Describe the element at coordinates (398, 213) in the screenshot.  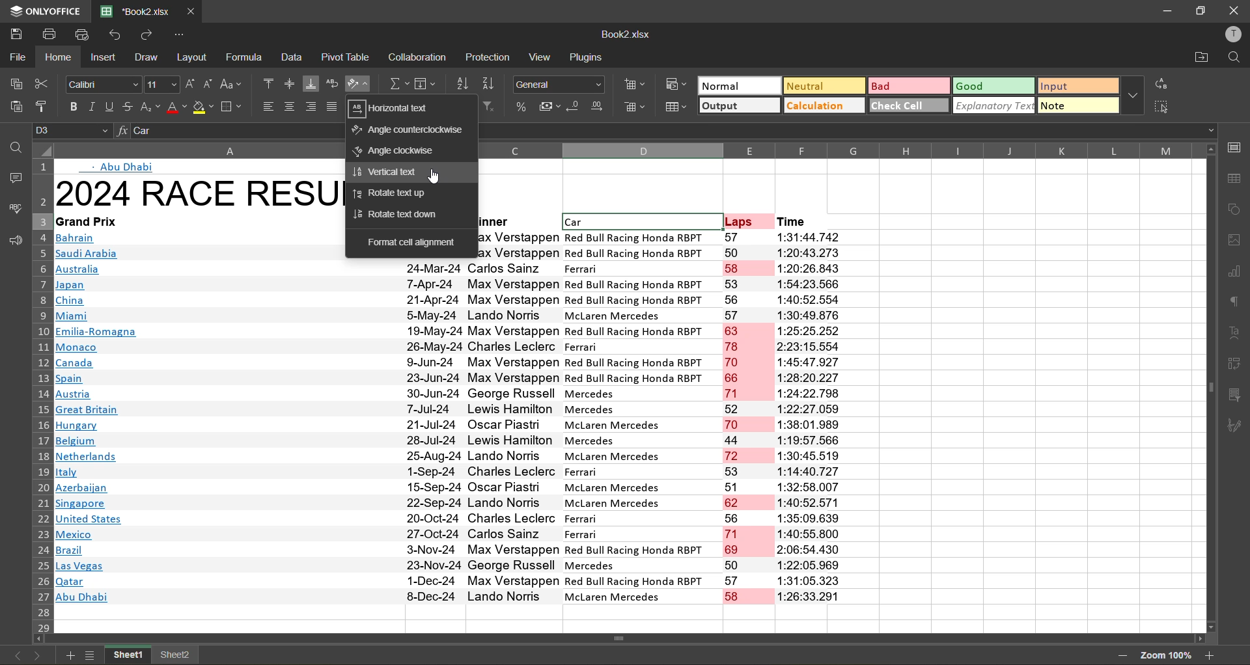
I see `rotate text down` at that location.